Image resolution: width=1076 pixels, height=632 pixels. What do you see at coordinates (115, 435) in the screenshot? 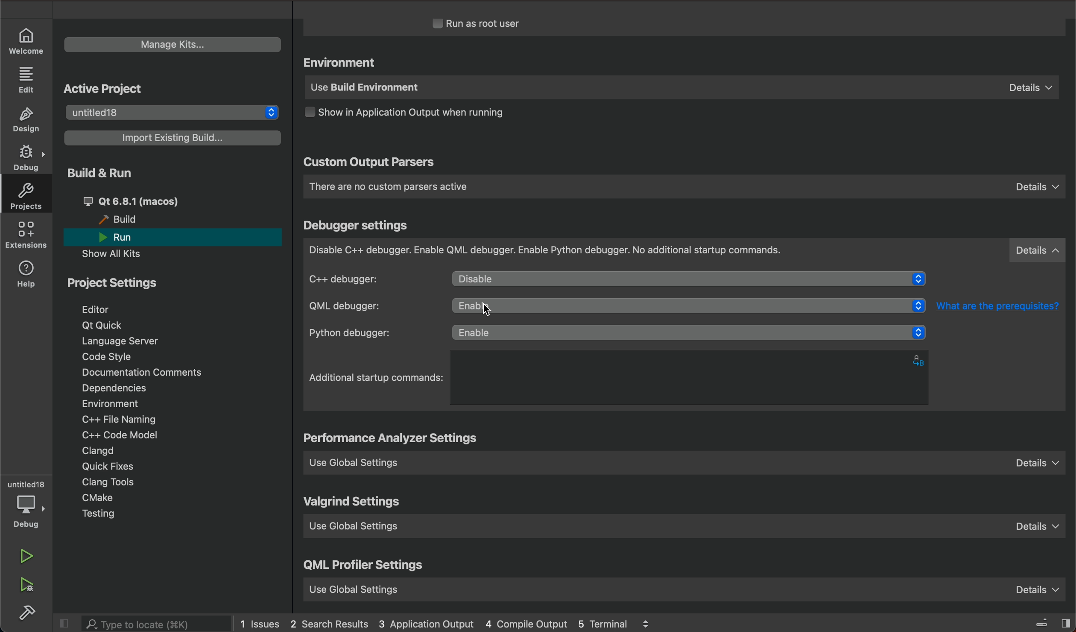
I see `code model` at bounding box center [115, 435].